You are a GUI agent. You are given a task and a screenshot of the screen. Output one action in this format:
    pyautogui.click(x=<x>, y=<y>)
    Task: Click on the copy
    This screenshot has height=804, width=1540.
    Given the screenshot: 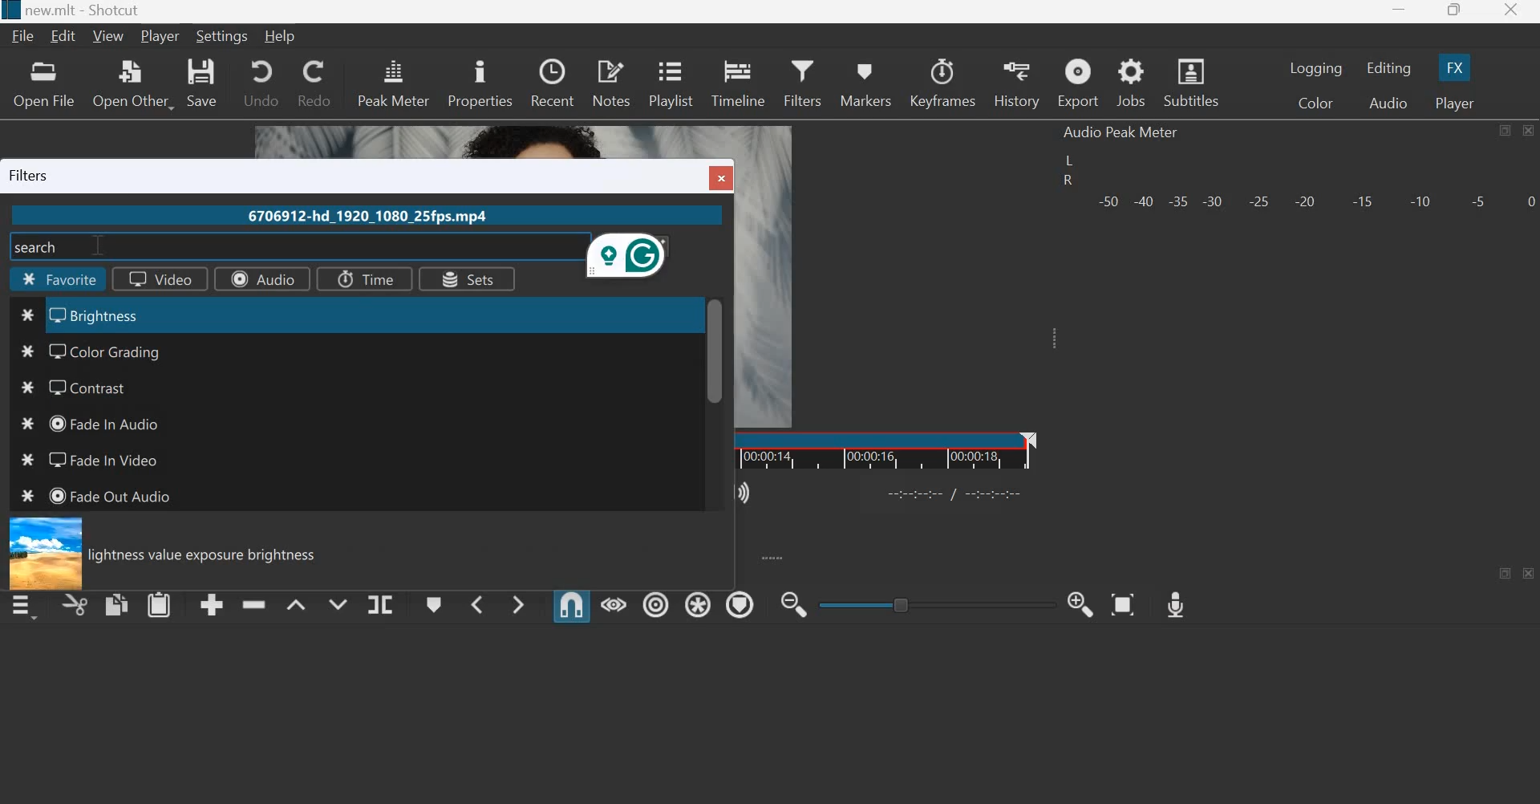 What is the action you would take?
    pyautogui.click(x=117, y=603)
    